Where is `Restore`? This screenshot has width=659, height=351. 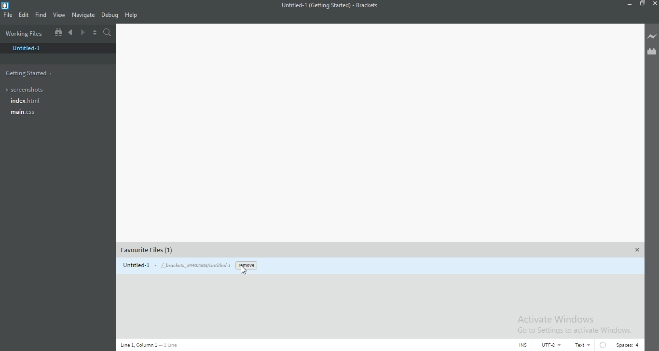
Restore is located at coordinates (644, 5).